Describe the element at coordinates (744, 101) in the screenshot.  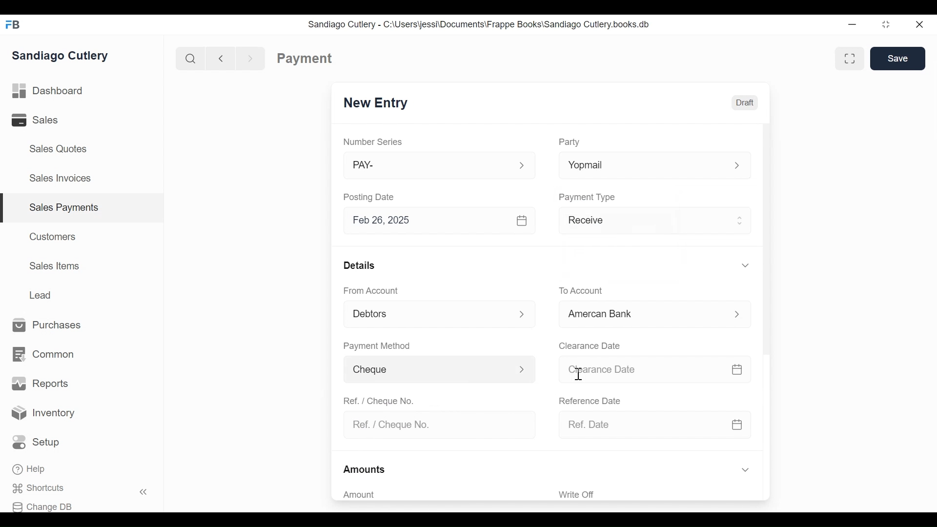
I see `Draft` at that location.